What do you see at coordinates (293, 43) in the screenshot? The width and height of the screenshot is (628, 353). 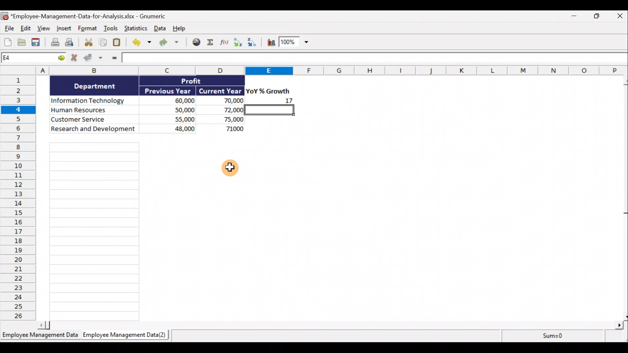 I see `Zoom` at bounding box center [293, 43].